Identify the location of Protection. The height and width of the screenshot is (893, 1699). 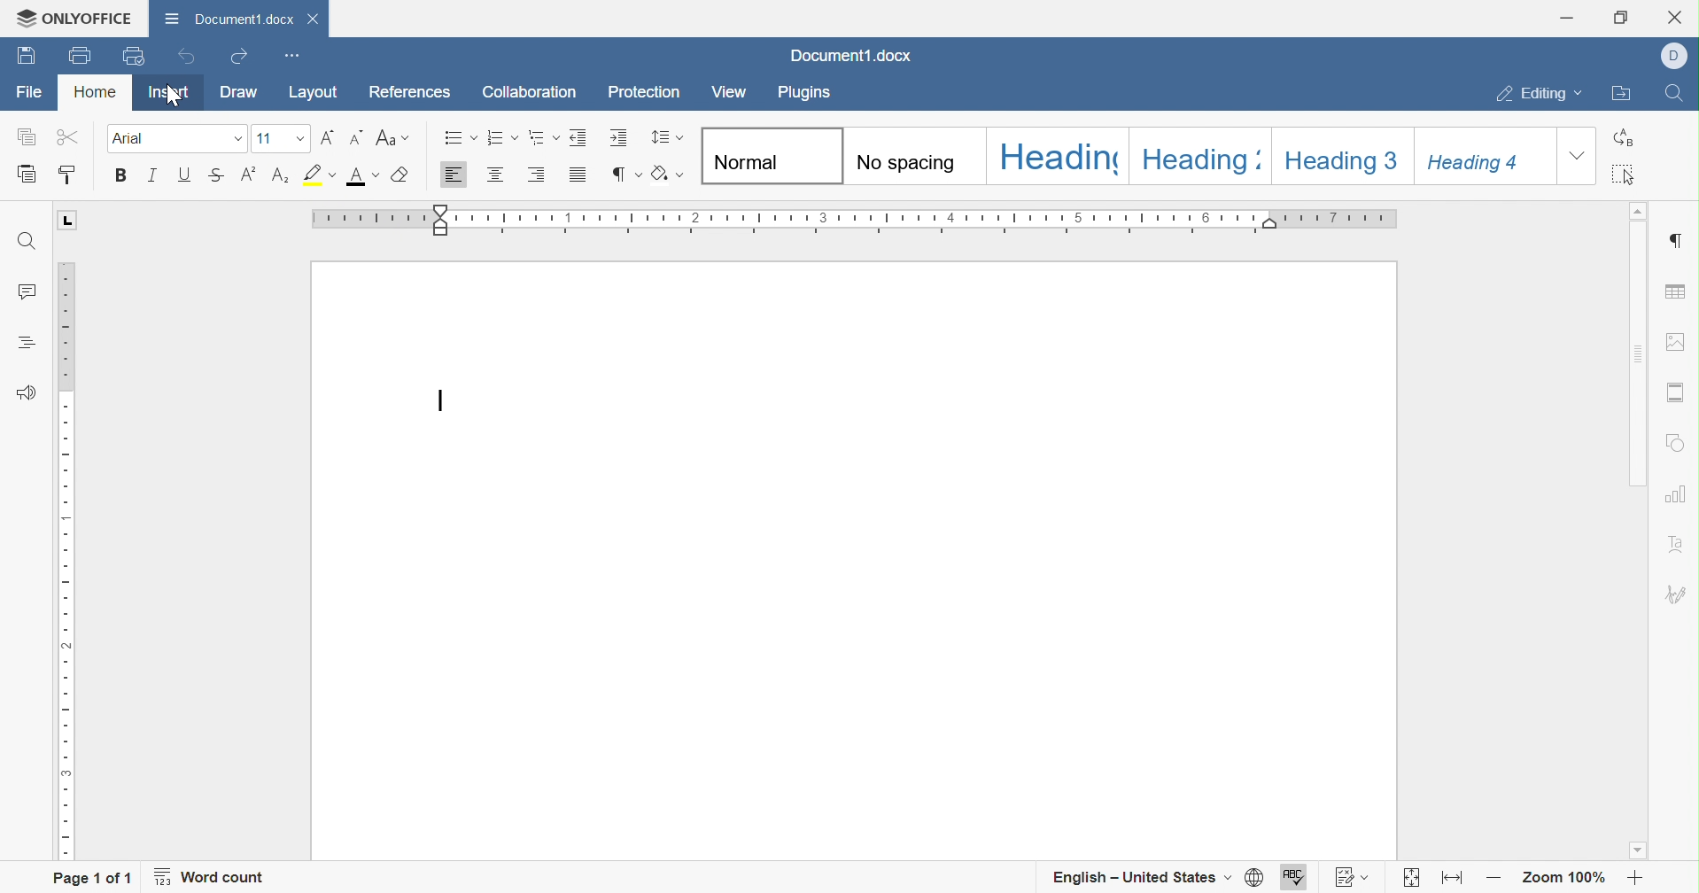
(642, 90).